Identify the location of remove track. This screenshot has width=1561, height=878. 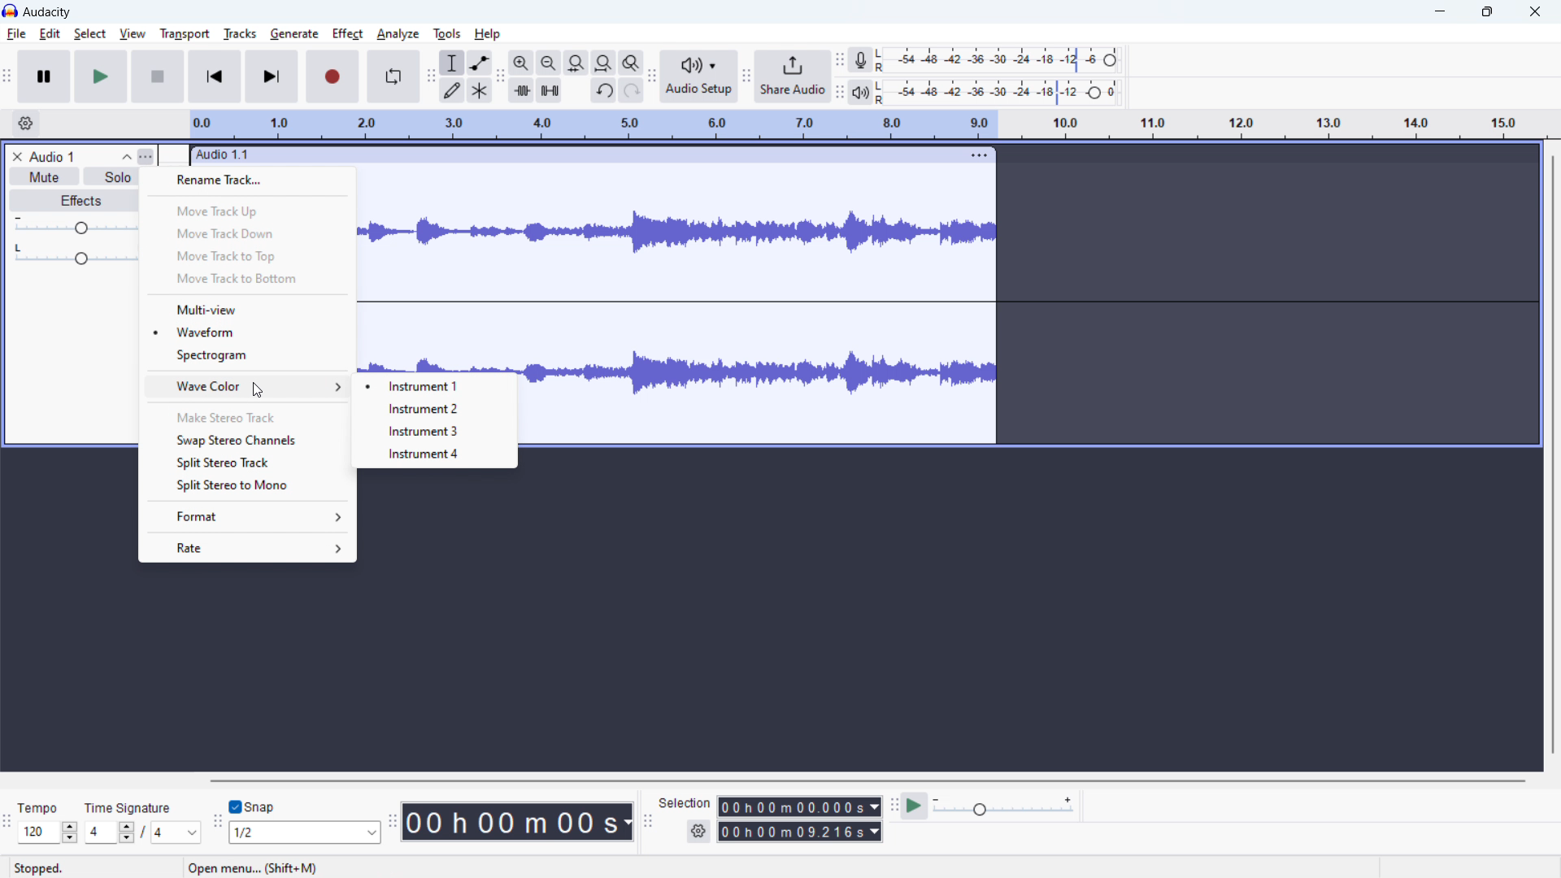
(16, 156).